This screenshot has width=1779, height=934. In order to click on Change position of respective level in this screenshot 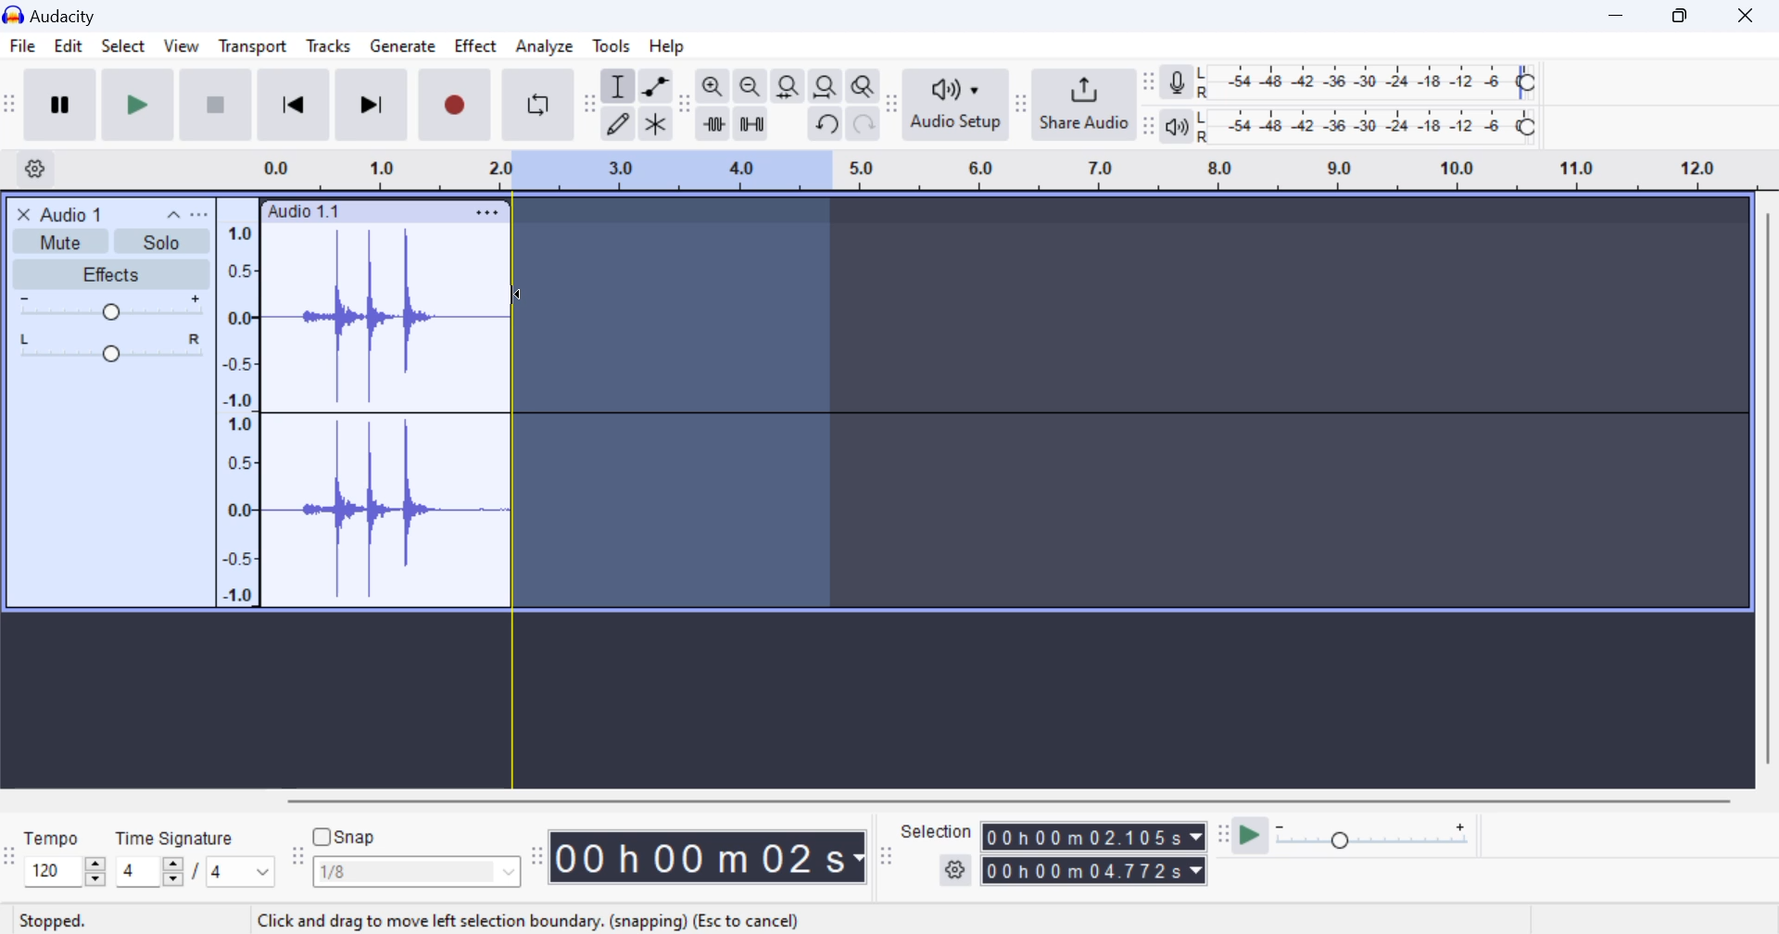, I will do `click(1150, 104)`.